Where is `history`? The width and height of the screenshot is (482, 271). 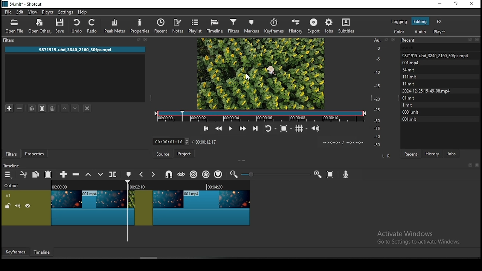 history is located at coordinates (433, 153).